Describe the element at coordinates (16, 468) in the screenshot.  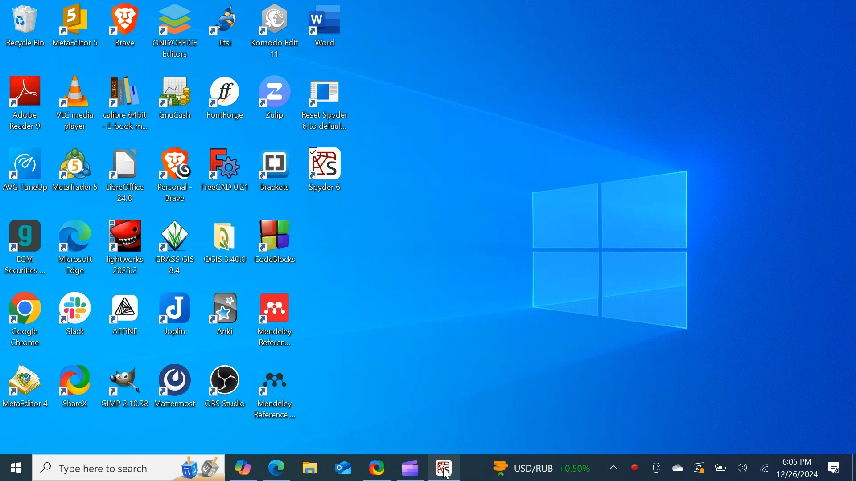
I see `Windows` at that location.